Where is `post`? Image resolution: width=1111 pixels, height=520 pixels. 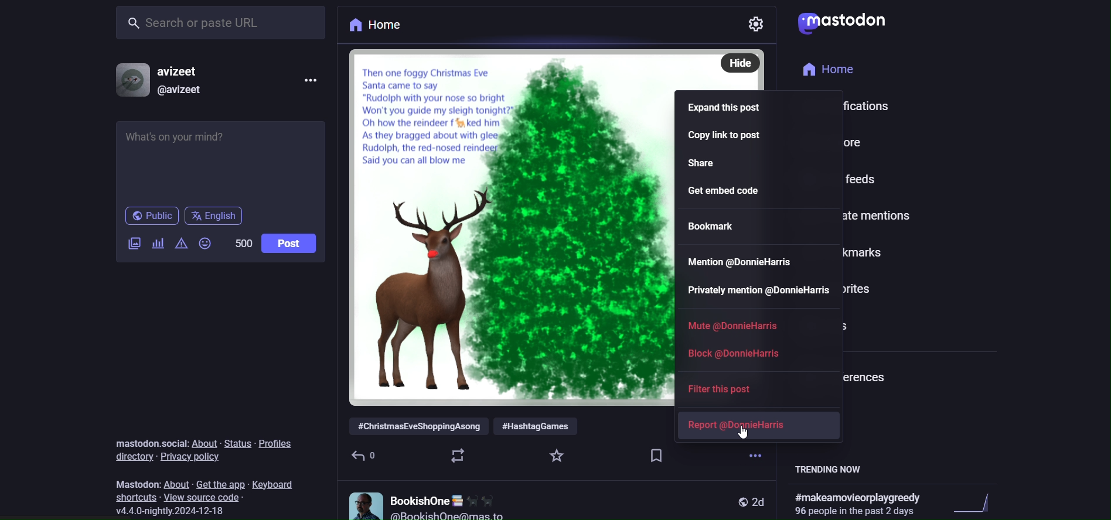
post is located at coordinates (291, 242).